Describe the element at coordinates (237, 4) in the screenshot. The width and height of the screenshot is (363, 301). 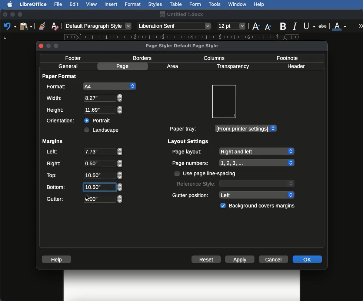
I see `Window` at that location.